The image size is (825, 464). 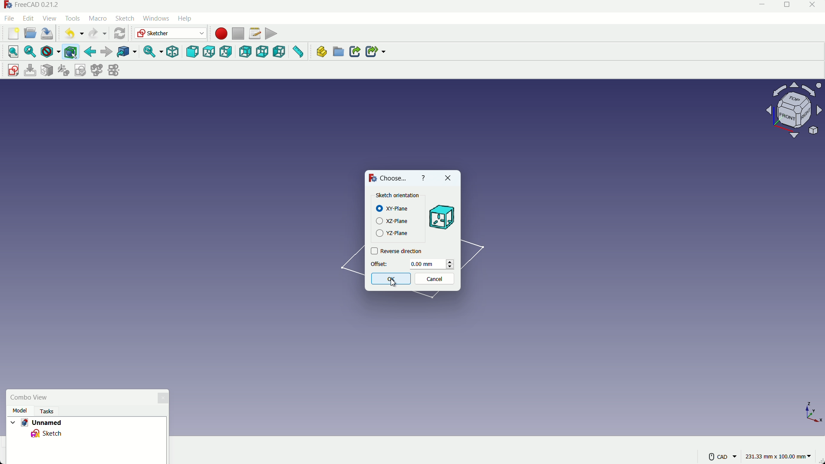 What do you see at coordinates (779, 457) in the screenshot?
I see `measuring unit` at bounding box center [779, 457].